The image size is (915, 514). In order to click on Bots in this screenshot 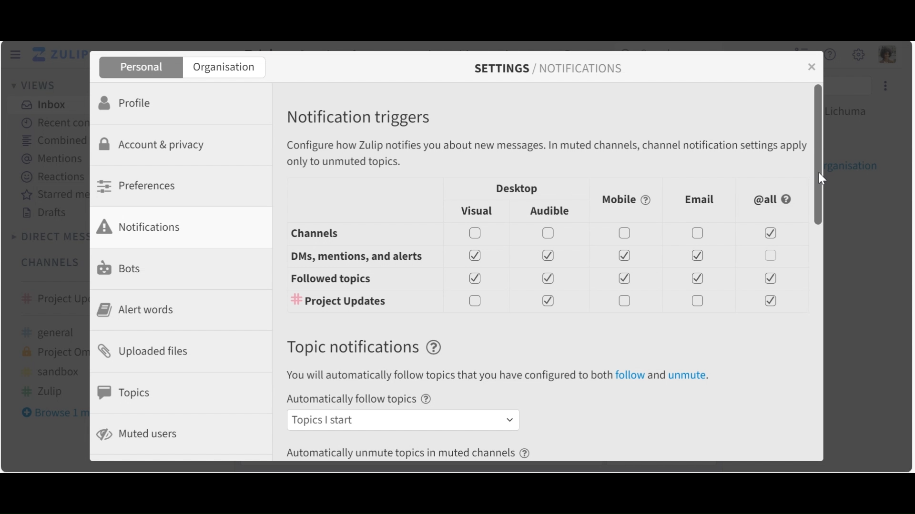, I will do `click(122, 267)`.